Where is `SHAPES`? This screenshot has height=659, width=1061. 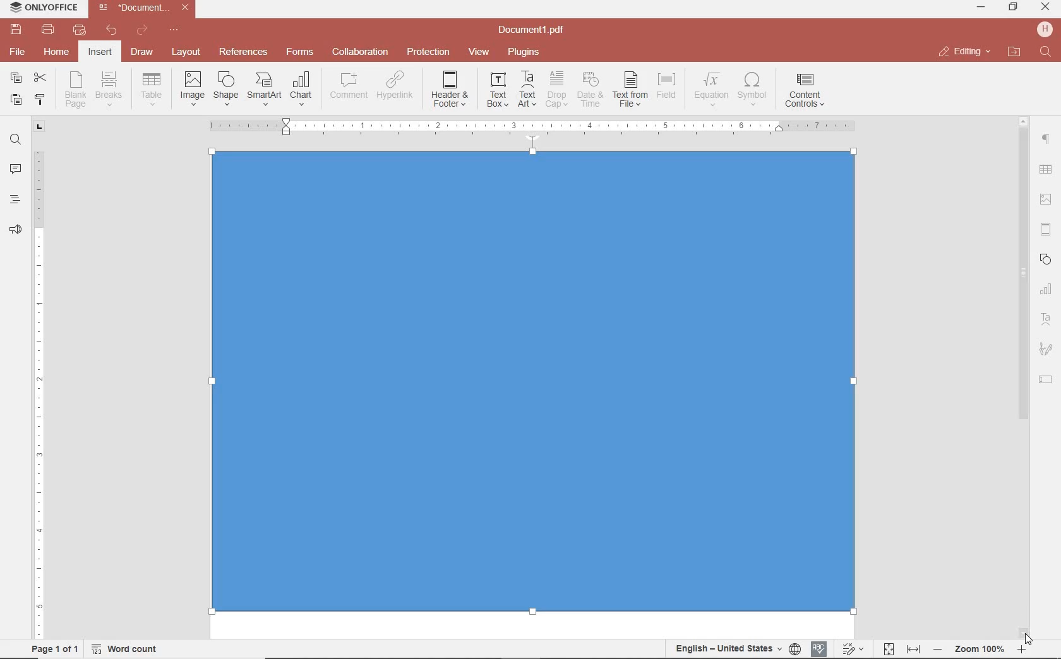 SHAPES is located at coordinates (1046, 261).